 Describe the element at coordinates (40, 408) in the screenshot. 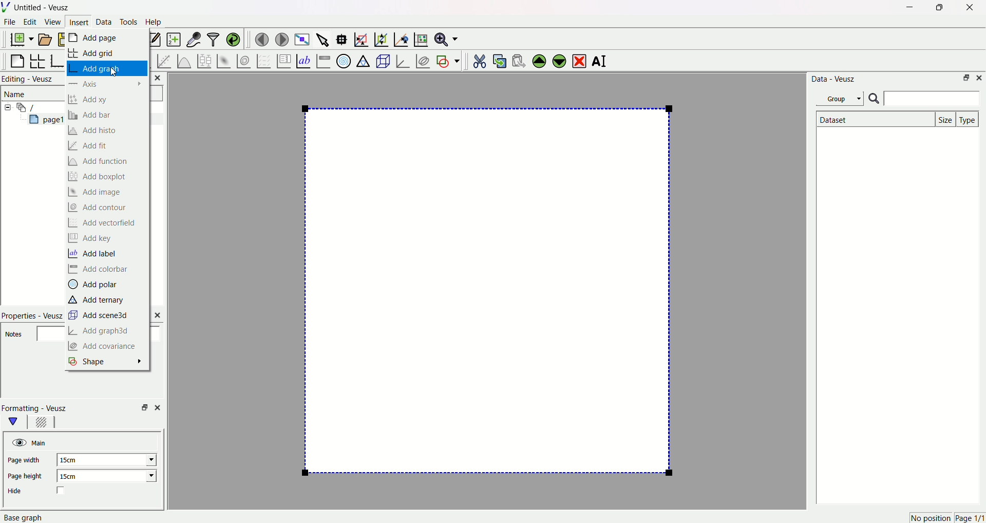

I see `Formatting - Veusz` at that location.